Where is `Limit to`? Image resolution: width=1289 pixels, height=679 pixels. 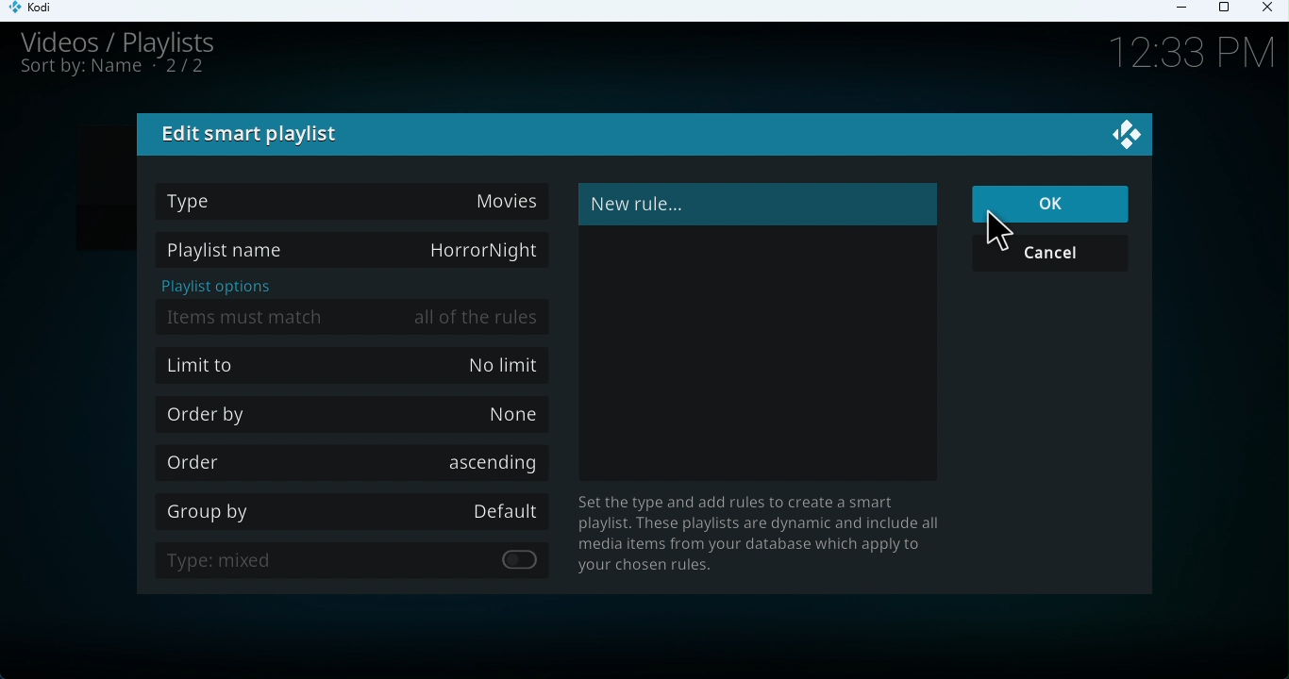 Limit to is located at coordinates (355, 368).